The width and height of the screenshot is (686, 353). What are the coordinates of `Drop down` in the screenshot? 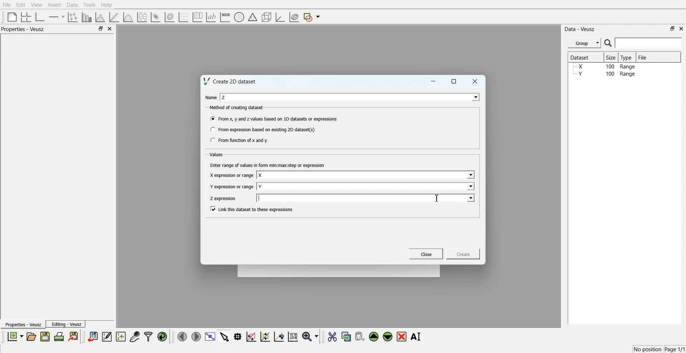 It's located at (470, 198).